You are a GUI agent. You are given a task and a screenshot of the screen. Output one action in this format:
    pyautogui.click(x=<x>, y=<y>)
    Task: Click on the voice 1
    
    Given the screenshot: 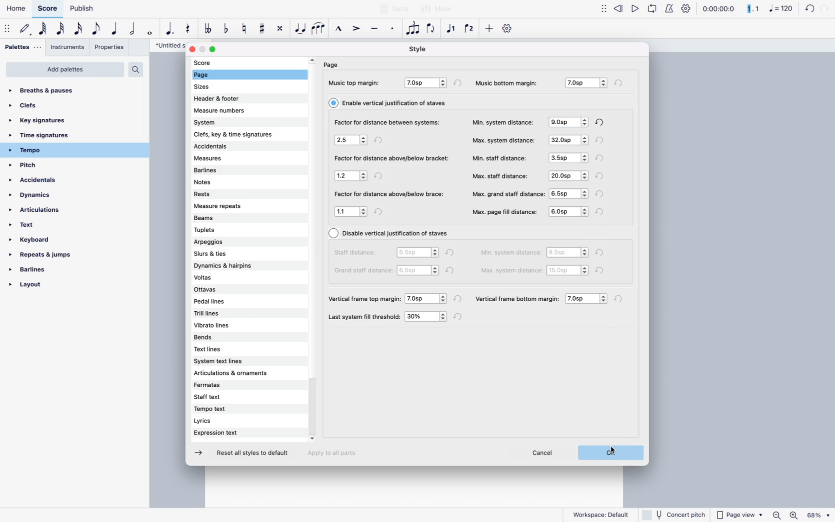 What is the action you would take?
    pyautogui.click(x=453, y=29)
    